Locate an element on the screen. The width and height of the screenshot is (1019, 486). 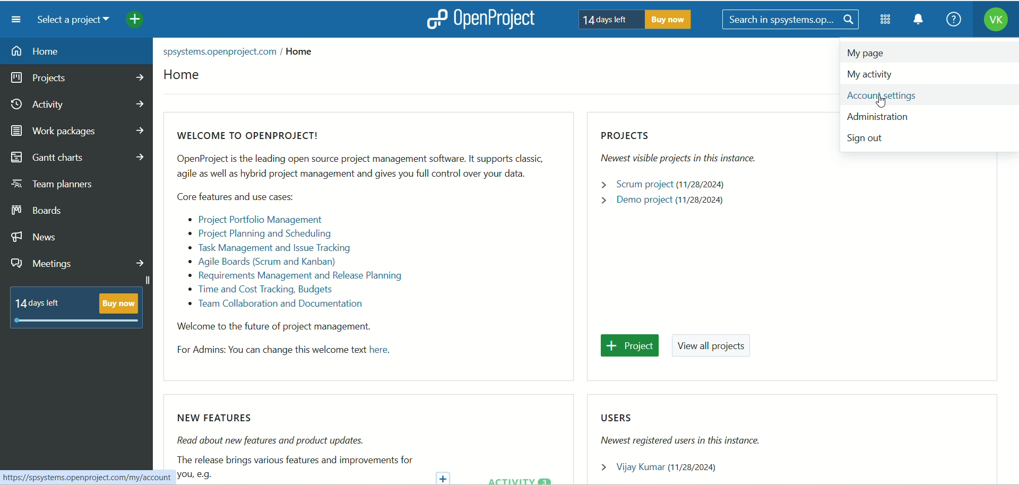
meetings is located at coordinates (80, 262).